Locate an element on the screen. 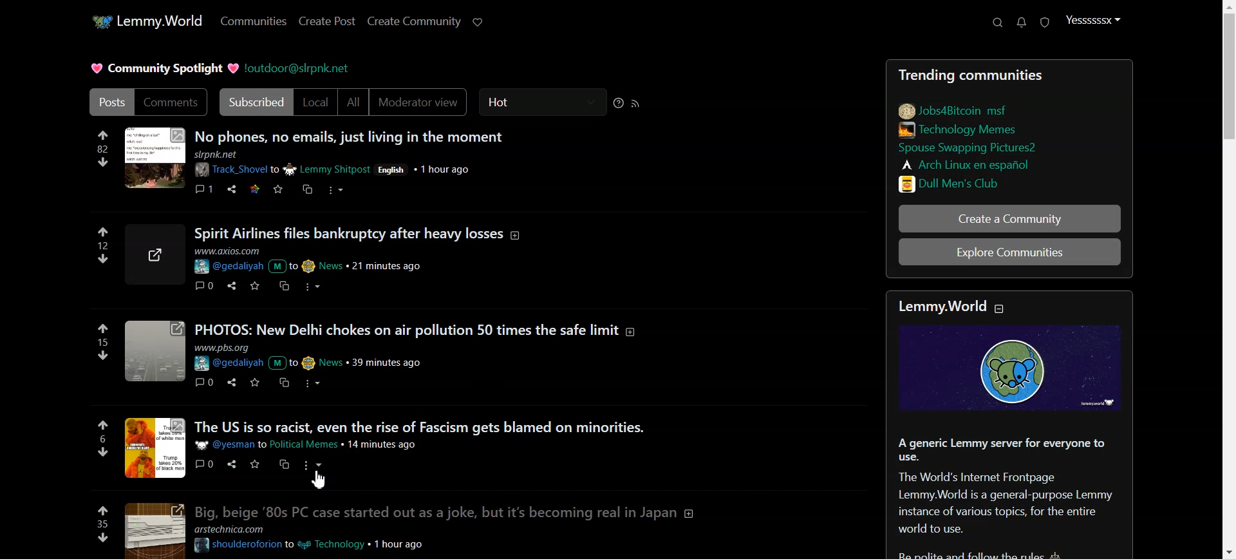 Image resolution: width=1236 pixels, height=559 pixels. Subscribed is located at coordinates (254, 102).